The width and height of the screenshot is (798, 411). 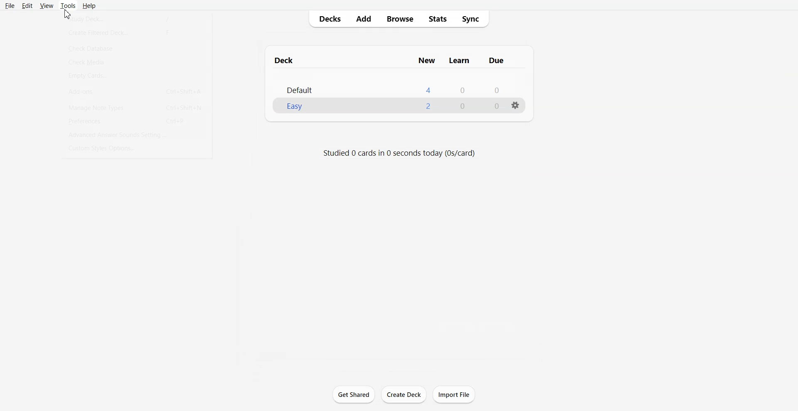 I want to click on Help, so click(x=90, y=6).